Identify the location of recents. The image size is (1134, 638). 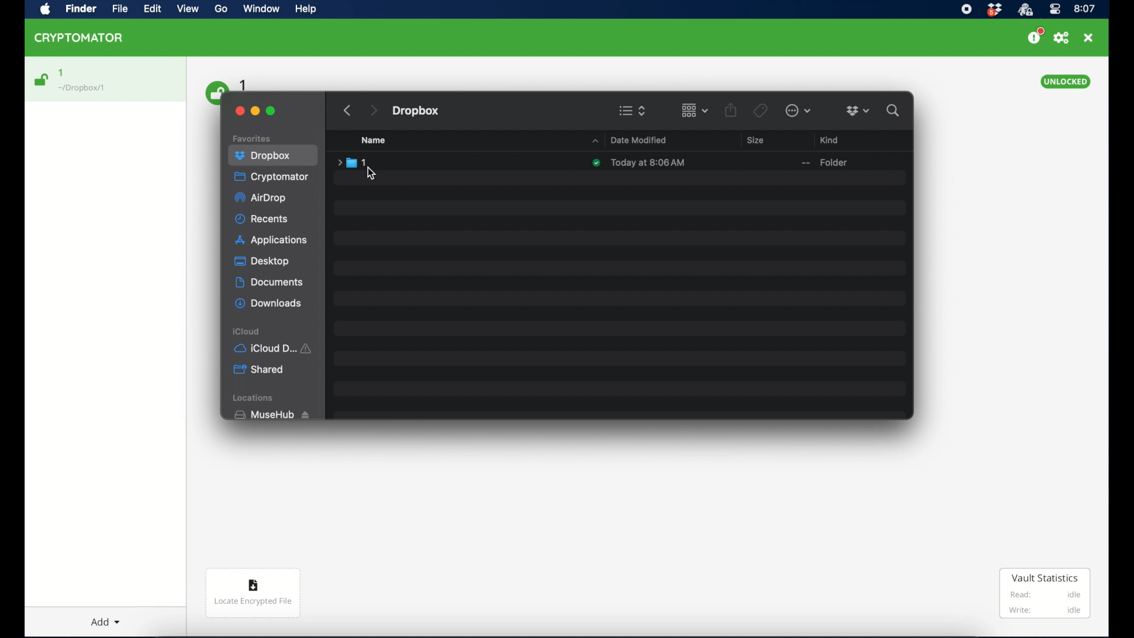
(262, 219).